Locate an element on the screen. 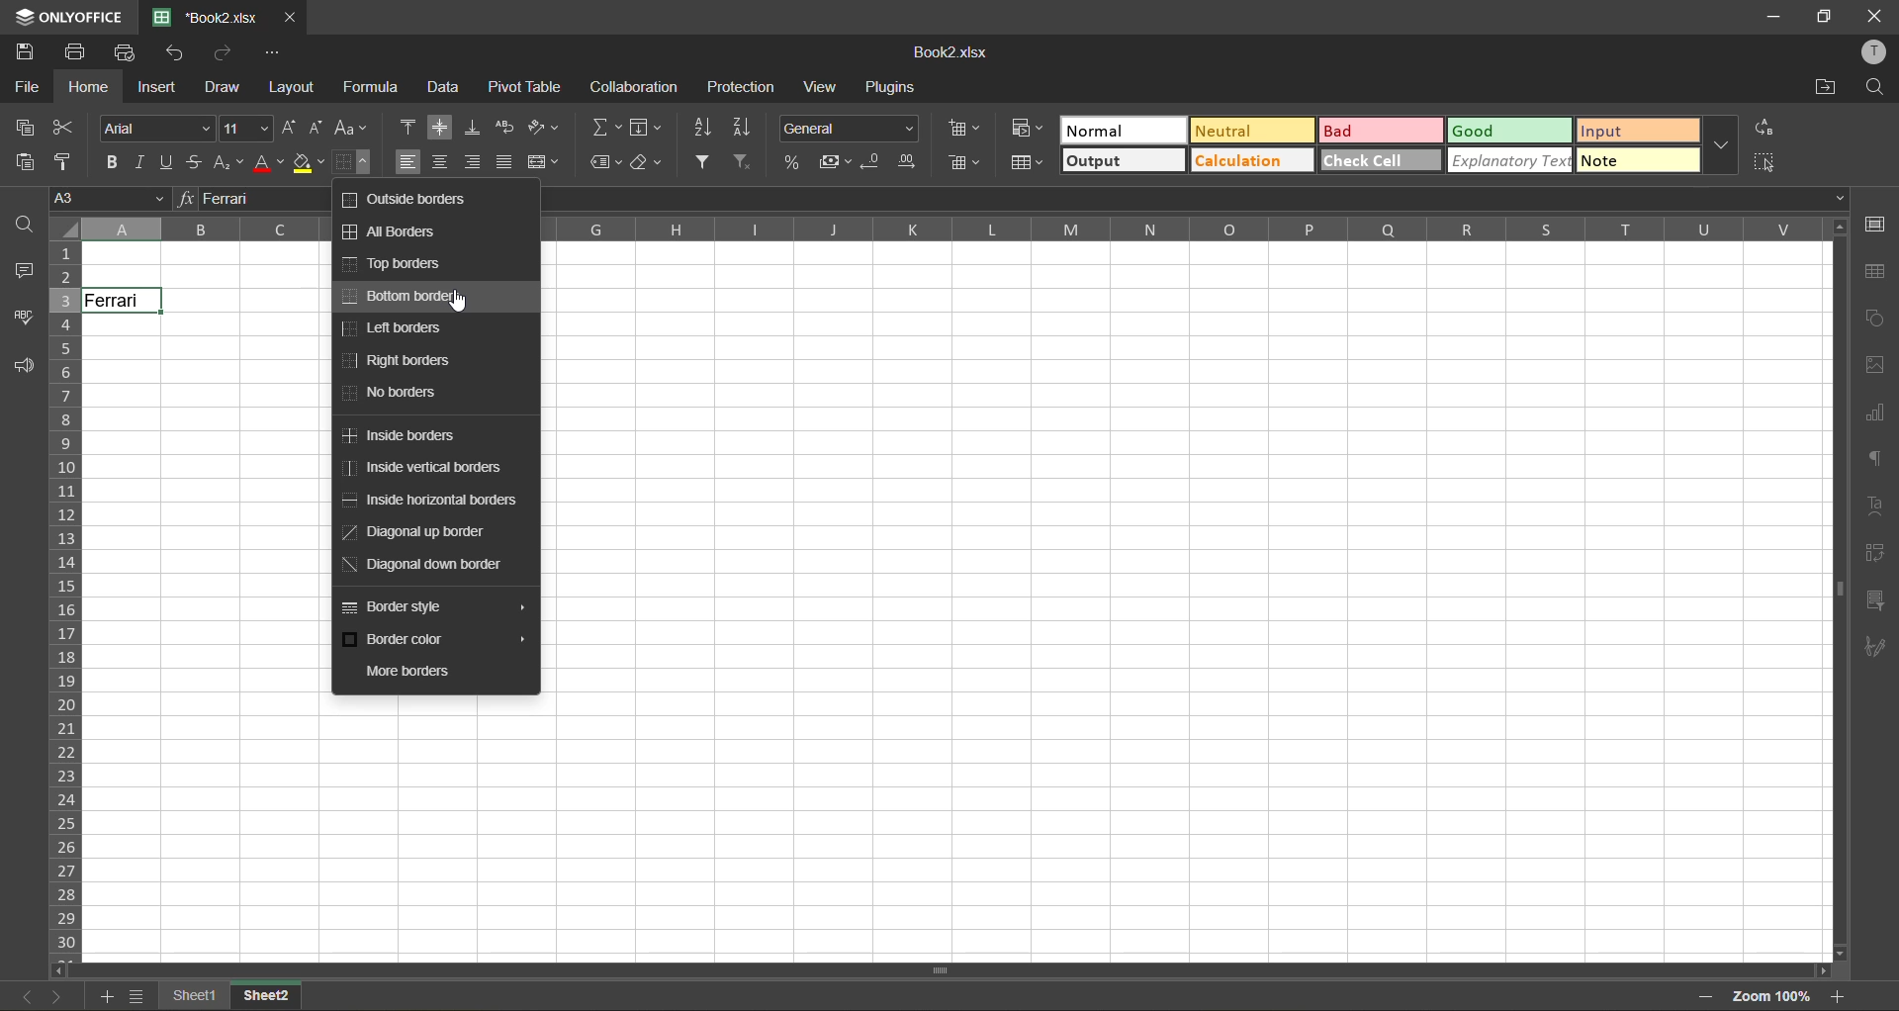 The image size is (1899, 1011). Ferrari is located at coordinates (124, 301).